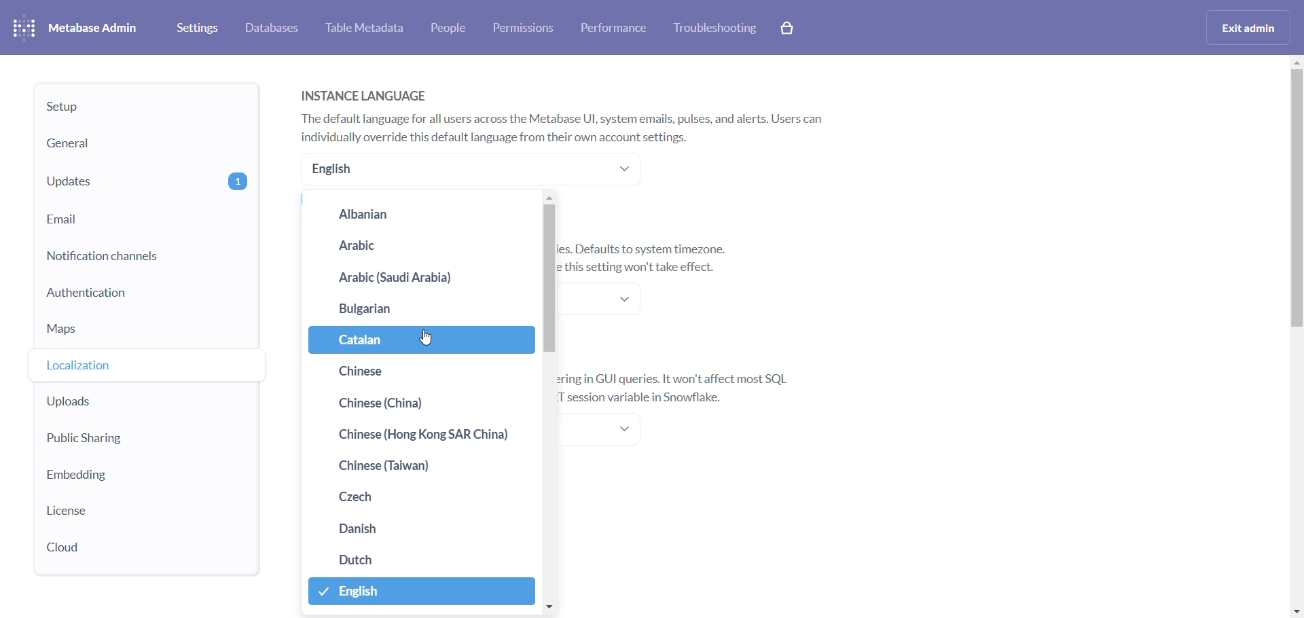  I want to click on INSTANCE LANGUAGE
The default language for all users across the Metabase UI, system emails, pulses, and alerts. Users can
individually override this default language from their own account settings., so click(572, 113).